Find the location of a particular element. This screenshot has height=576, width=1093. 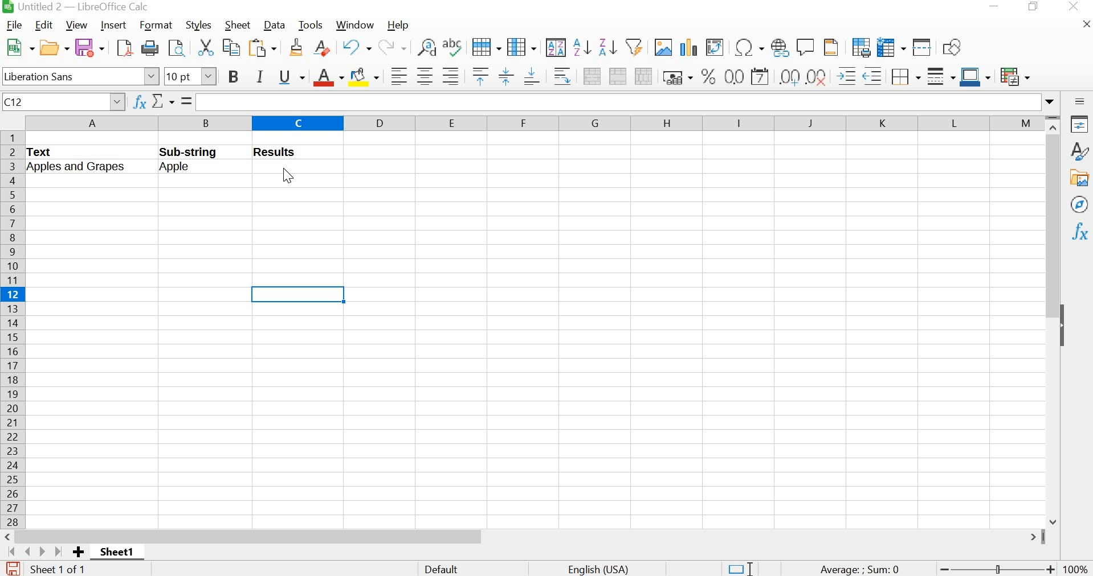

redo is located at coordinates (392, 47).